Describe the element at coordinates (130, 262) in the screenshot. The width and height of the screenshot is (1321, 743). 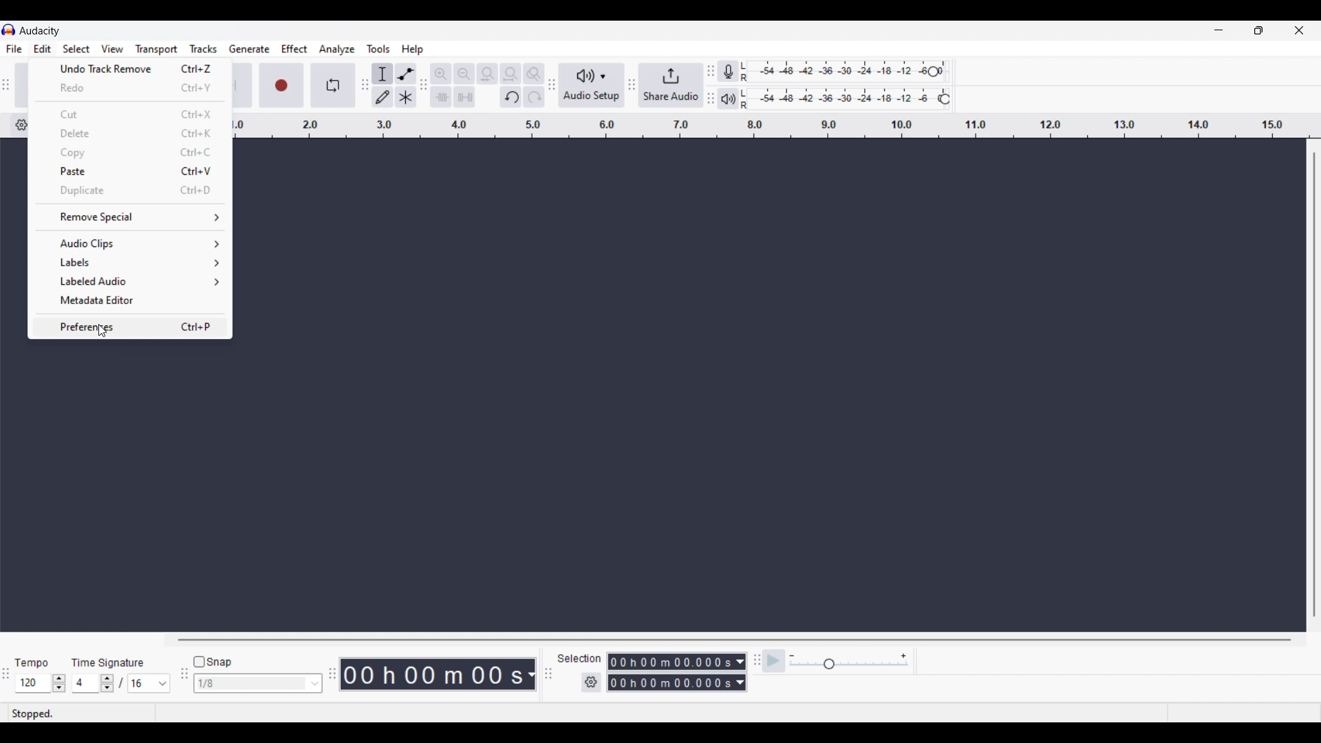
I see `Labels options` at that location.